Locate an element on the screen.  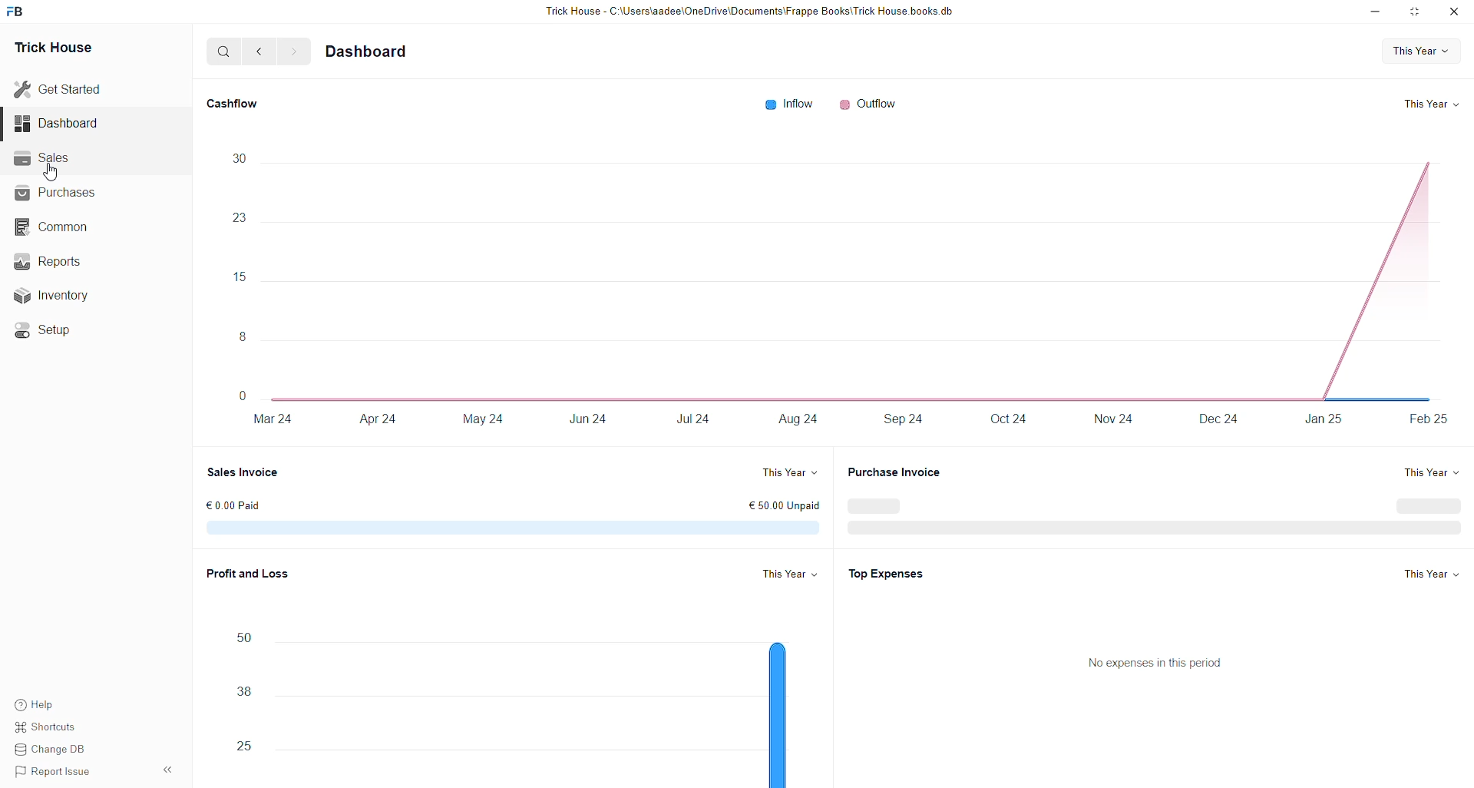
€ 50.00 Unpaid is located at coordinates (785, 506).